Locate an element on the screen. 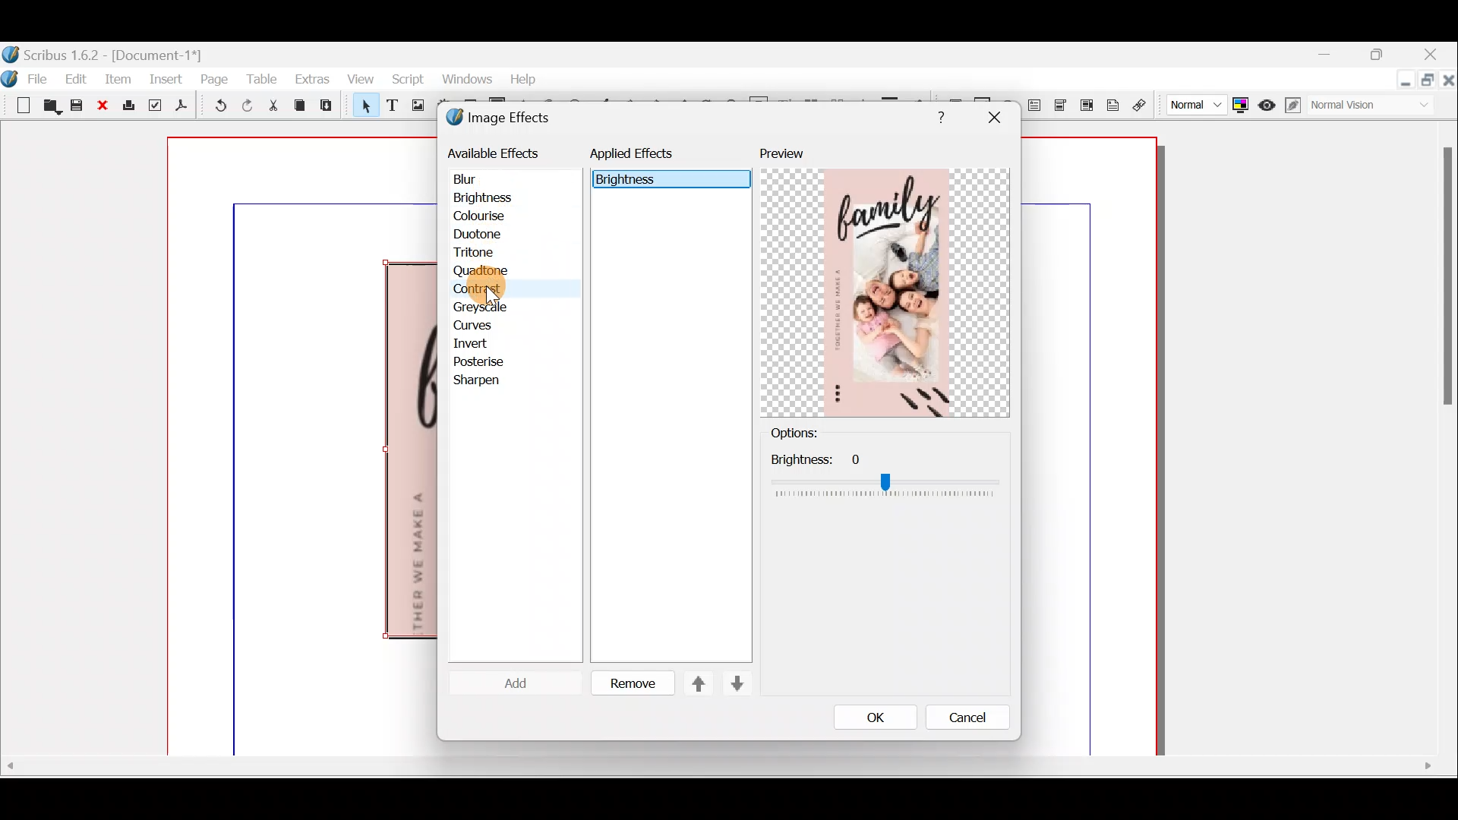 The height and width of the screenshot is (820, 1458). Visual appearance of display is located at coordinates (1378, 107).